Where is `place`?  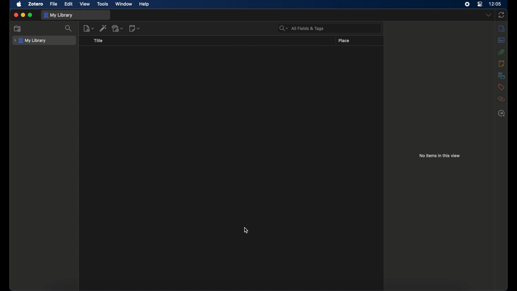 place is located at coordinates (344, 40).